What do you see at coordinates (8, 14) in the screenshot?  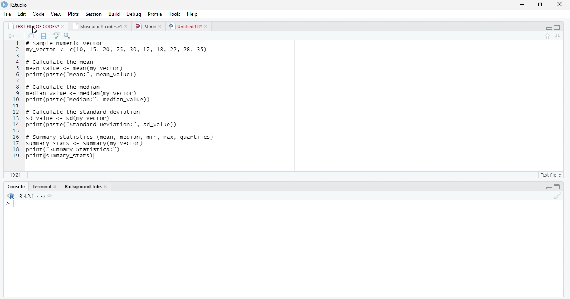 I see `file` at bounding box center [8, 14].